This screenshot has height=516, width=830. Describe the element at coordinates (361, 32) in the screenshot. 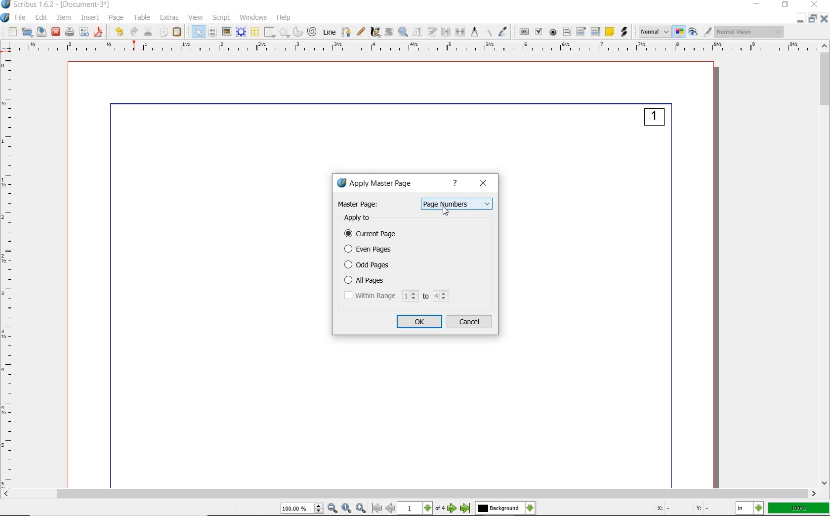

I see `freehand line` at that location.